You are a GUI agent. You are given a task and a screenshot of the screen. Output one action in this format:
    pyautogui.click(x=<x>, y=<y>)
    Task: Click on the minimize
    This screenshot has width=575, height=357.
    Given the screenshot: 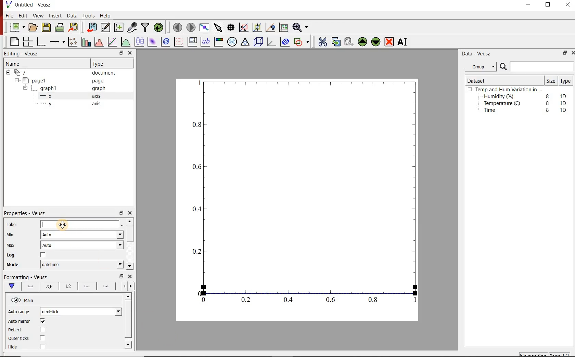 What is the action you would take?
    pyautogui.click(x=531, y=5)
    